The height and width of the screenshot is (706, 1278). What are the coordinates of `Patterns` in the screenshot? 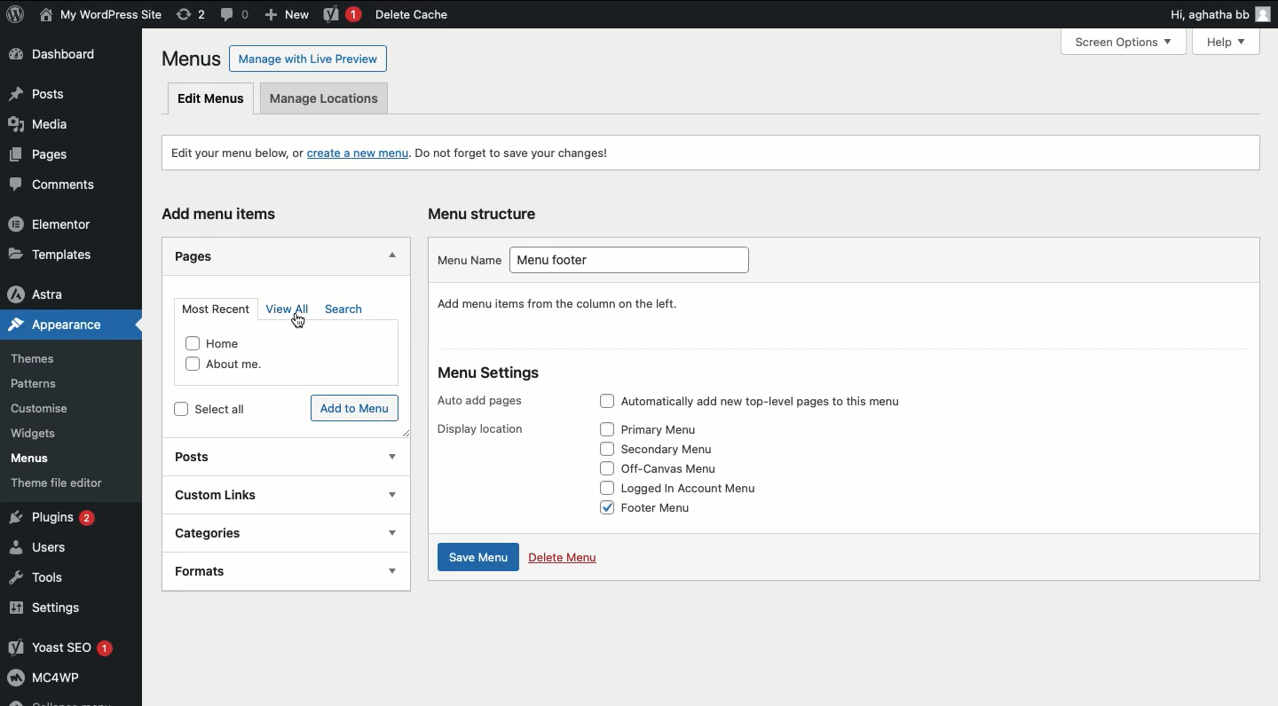 It's located at (48, 380).